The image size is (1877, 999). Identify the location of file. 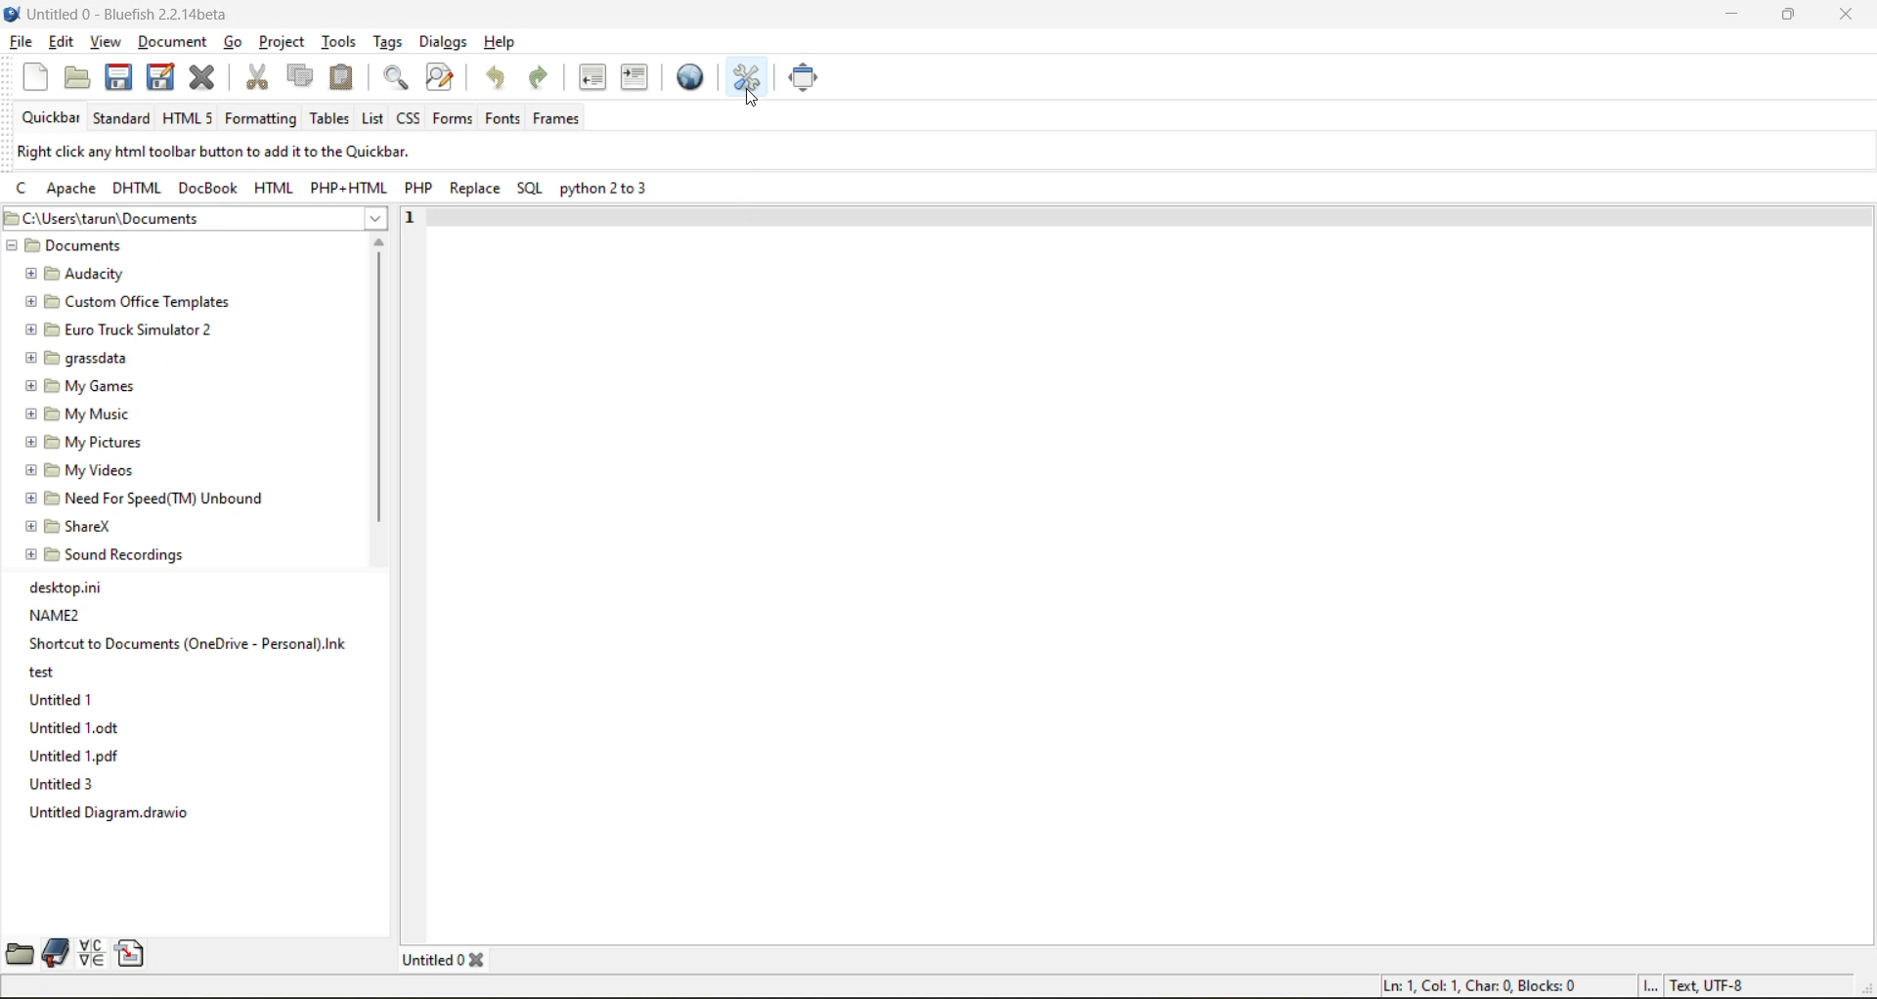
(19, 41).